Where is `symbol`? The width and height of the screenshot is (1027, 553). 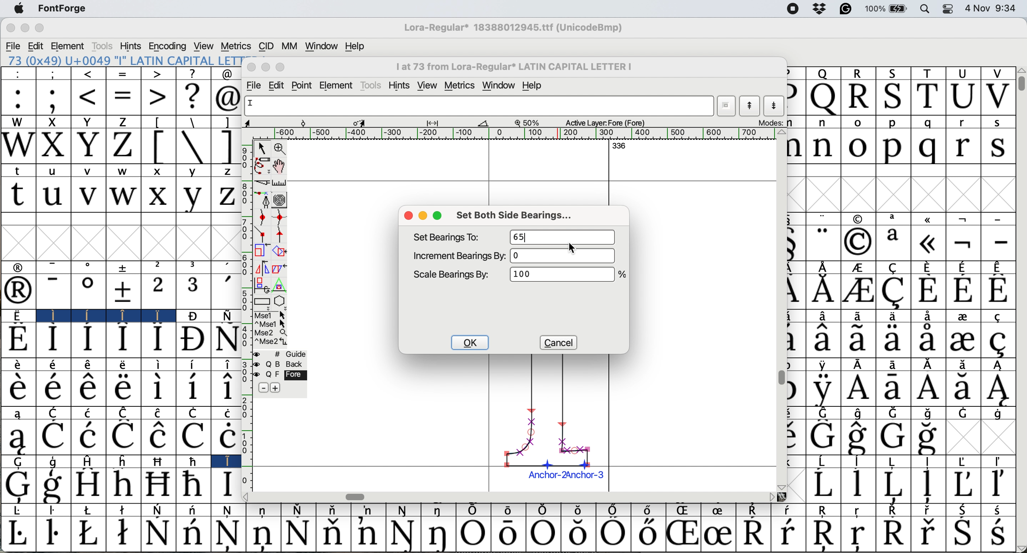 symbol is located at coordinates (824, 267).